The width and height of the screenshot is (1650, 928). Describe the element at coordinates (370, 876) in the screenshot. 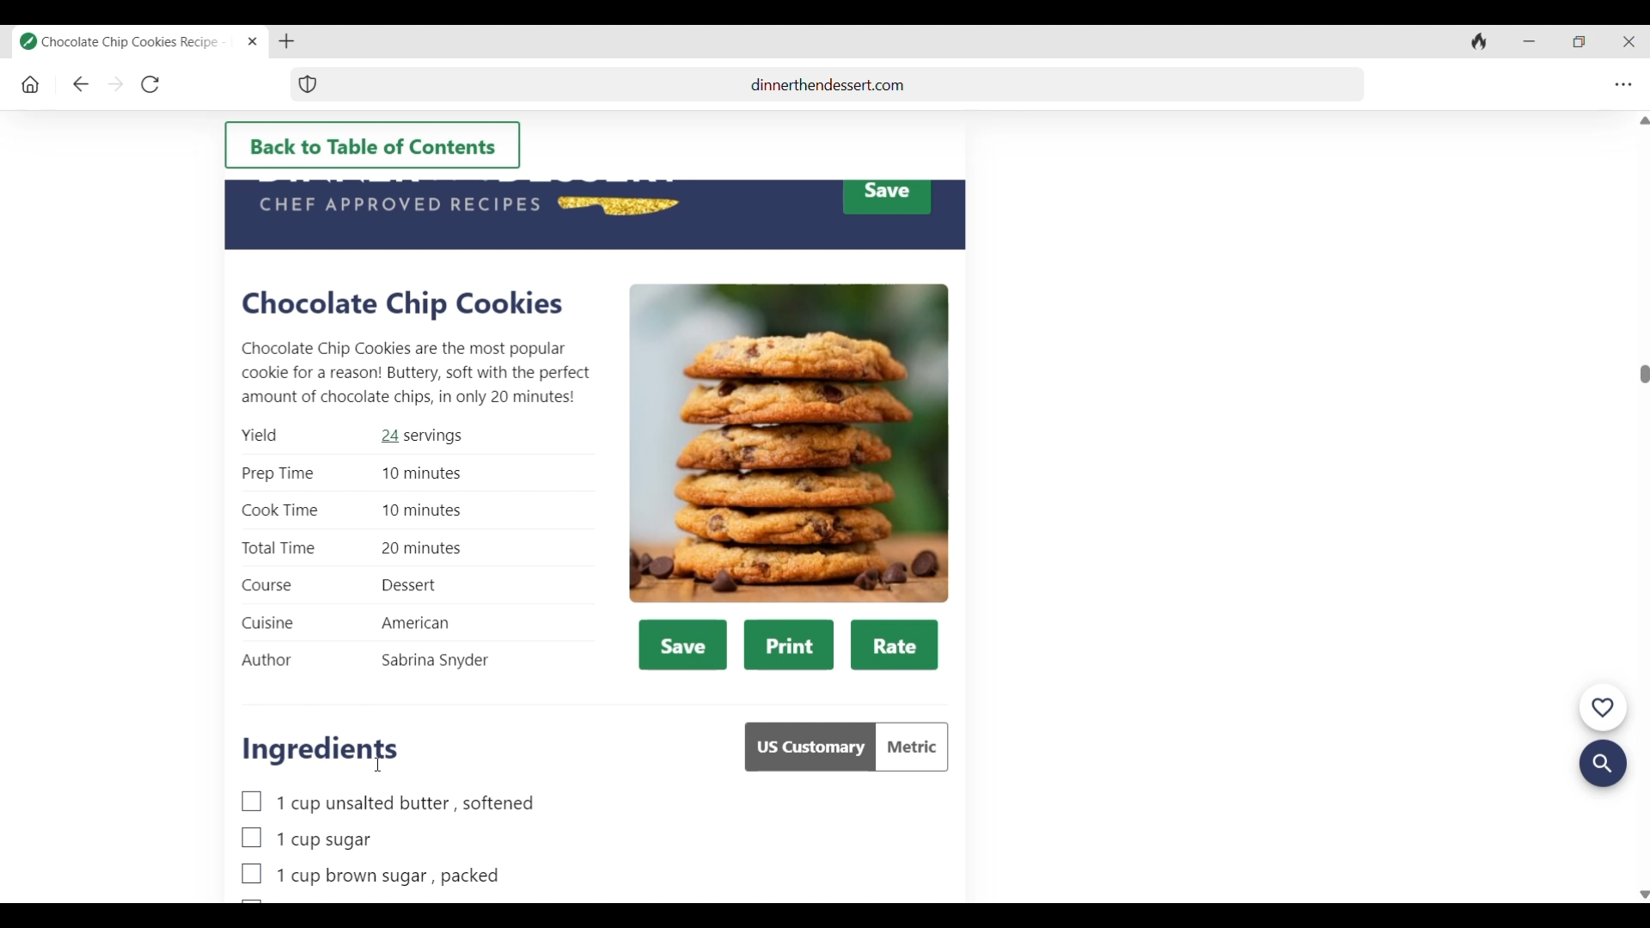

I see `1 cup brown sugar, packed` at that location.